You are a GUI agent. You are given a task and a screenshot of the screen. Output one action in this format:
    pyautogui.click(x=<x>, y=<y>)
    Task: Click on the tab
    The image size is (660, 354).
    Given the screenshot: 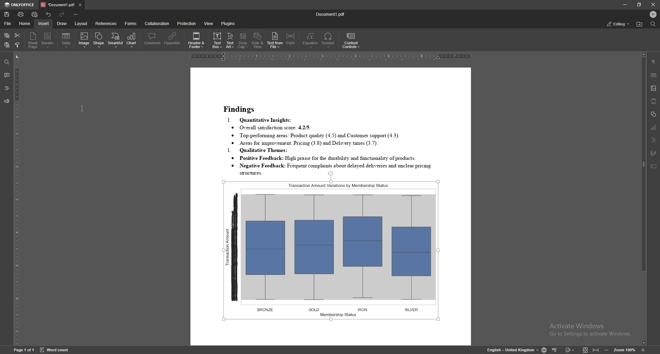 What is the action you would take?
    pyautogui.click(x=57, y=4)
    